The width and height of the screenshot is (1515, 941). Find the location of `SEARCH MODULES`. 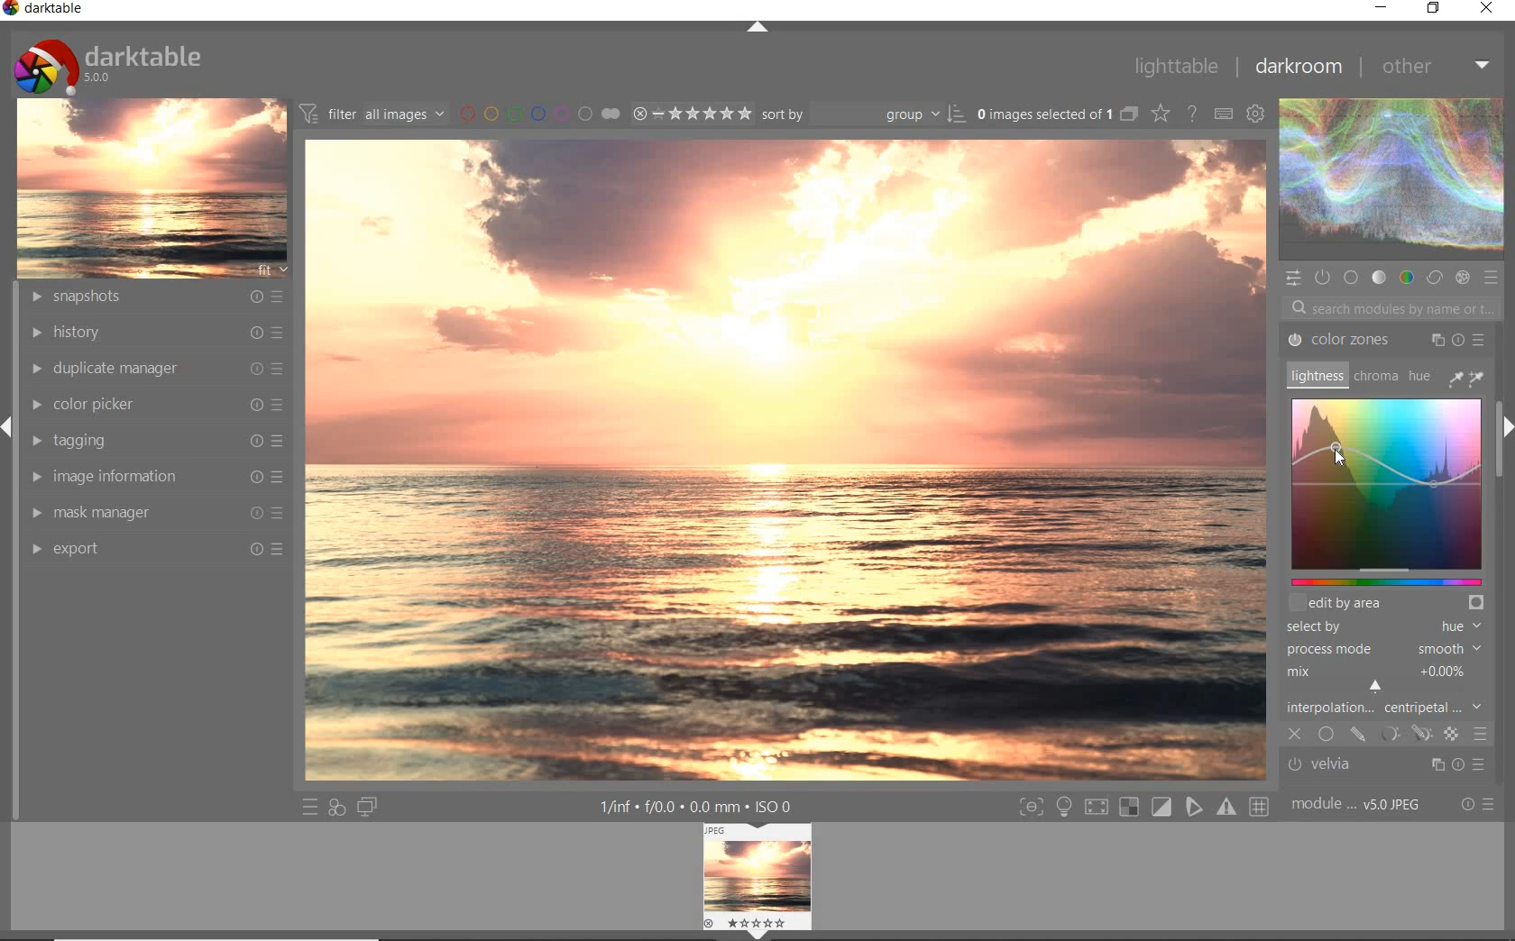

SEARCH MODULES is located at coordinates (1392, 307).